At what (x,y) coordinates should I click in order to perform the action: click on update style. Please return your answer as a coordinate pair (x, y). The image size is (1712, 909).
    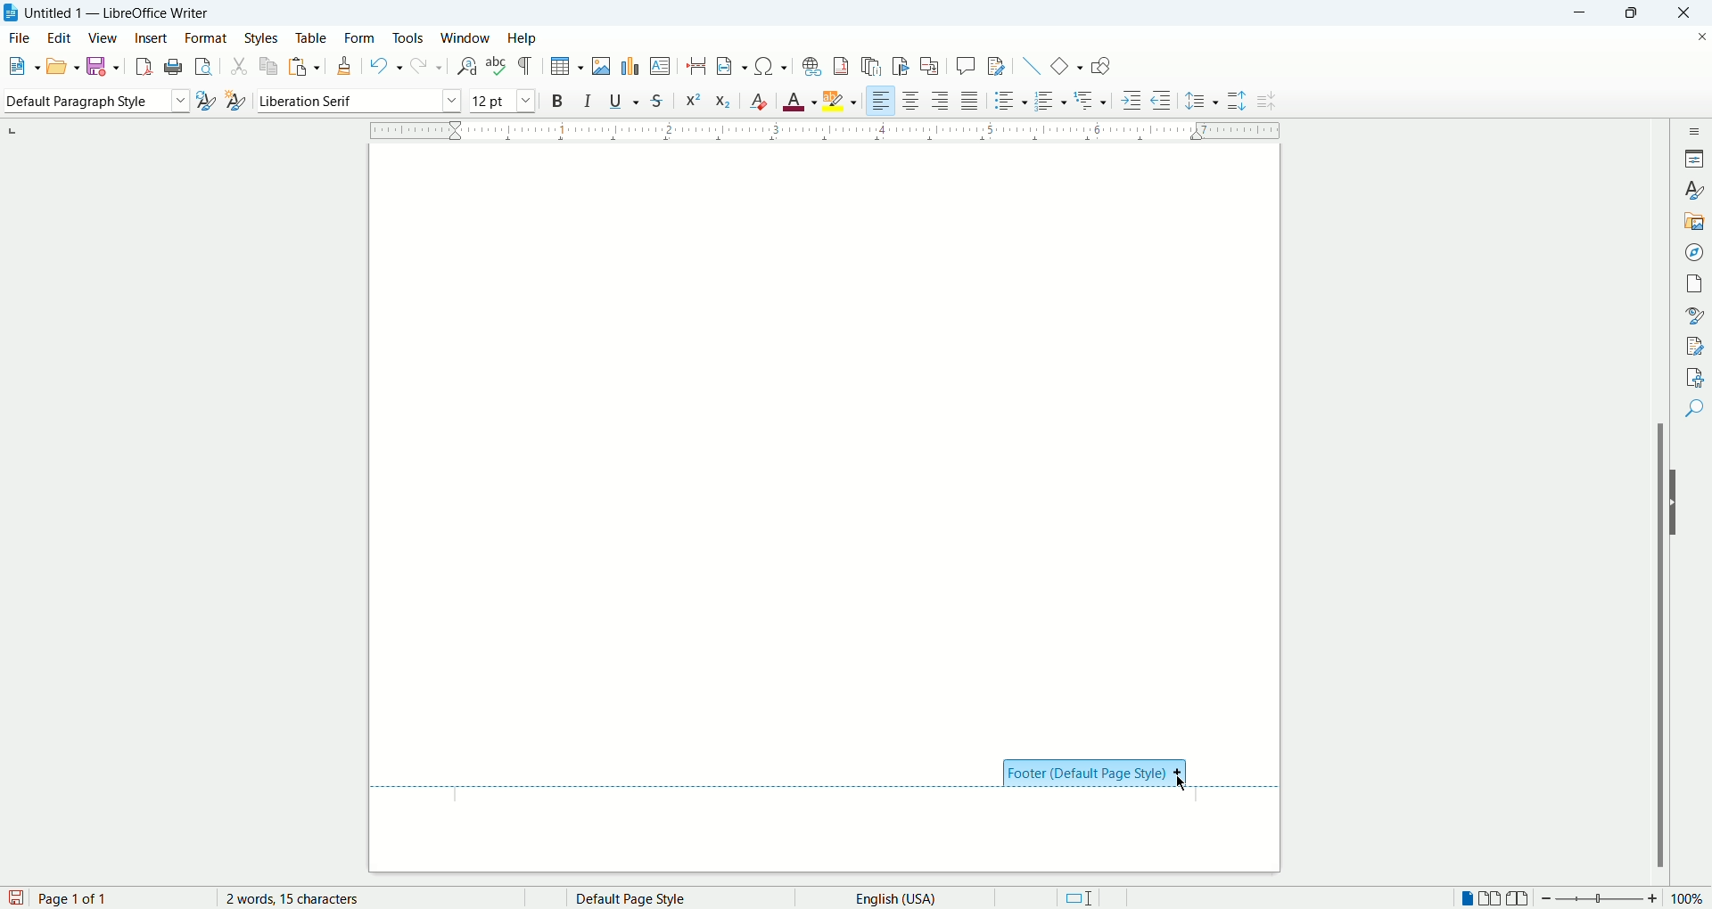
    Looking at the image, I should click on (205, 102).